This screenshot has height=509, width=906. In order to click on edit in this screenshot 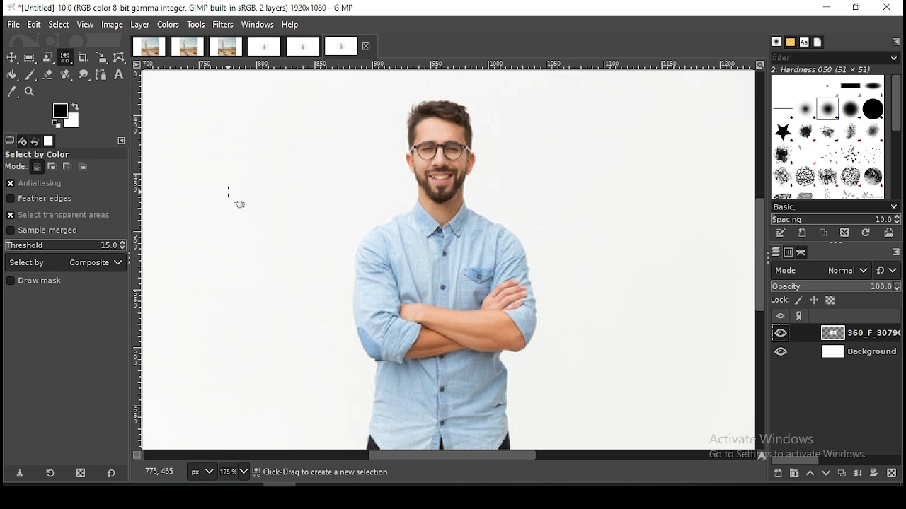, I will do `click(35, 24)`.